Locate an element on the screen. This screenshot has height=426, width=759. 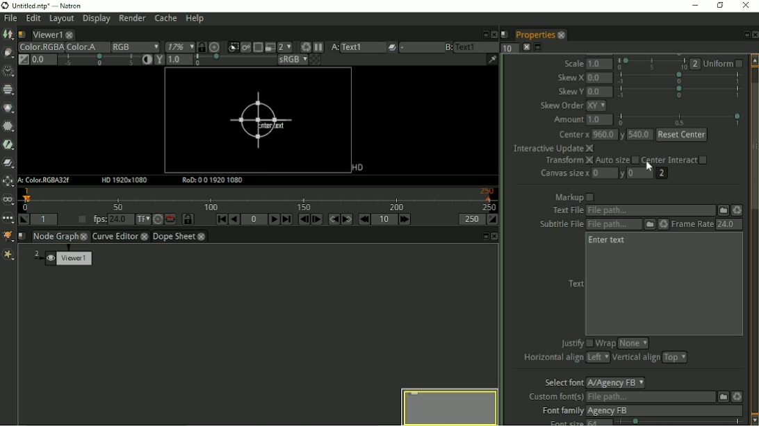
xy is located at coordinates (600, 106).